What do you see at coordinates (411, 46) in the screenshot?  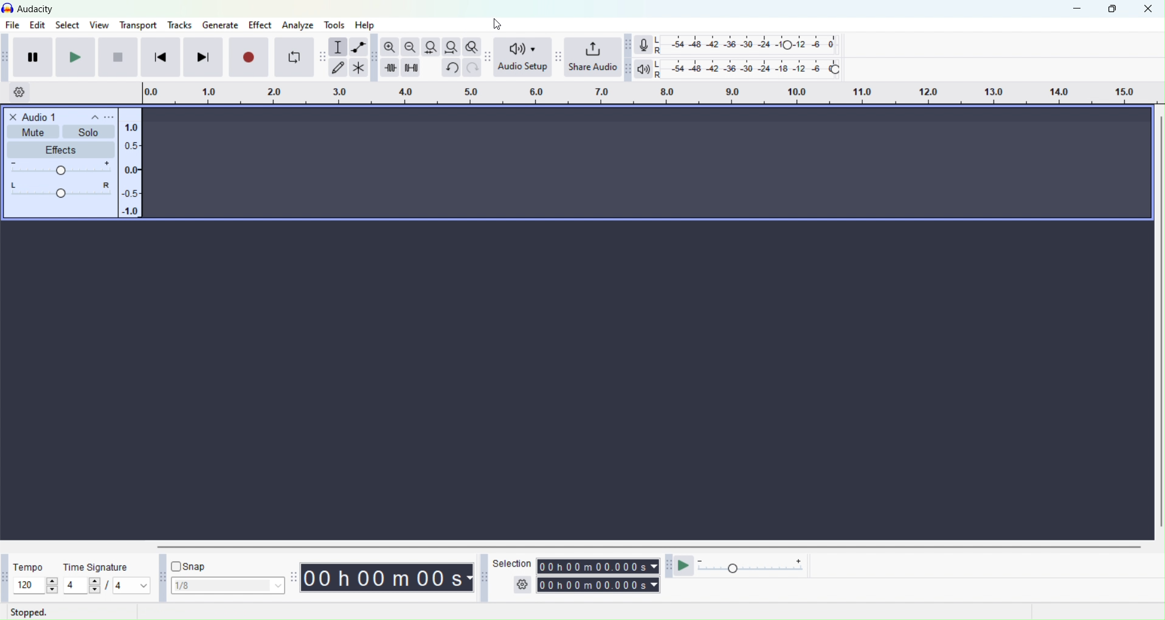 I see `Zoom out` at bounding box center [411, 46].